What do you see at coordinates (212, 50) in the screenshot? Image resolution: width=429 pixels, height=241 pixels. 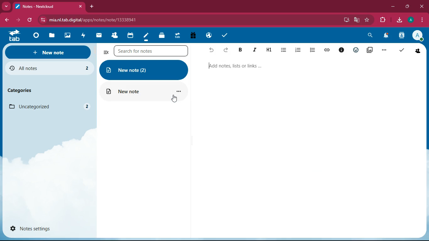 I see `back` at bounding box center [212, 50].